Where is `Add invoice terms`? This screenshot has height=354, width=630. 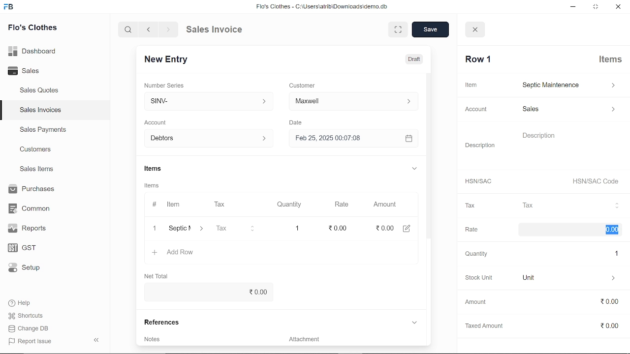
Add invoice terms is located at coordinates (157, 338).